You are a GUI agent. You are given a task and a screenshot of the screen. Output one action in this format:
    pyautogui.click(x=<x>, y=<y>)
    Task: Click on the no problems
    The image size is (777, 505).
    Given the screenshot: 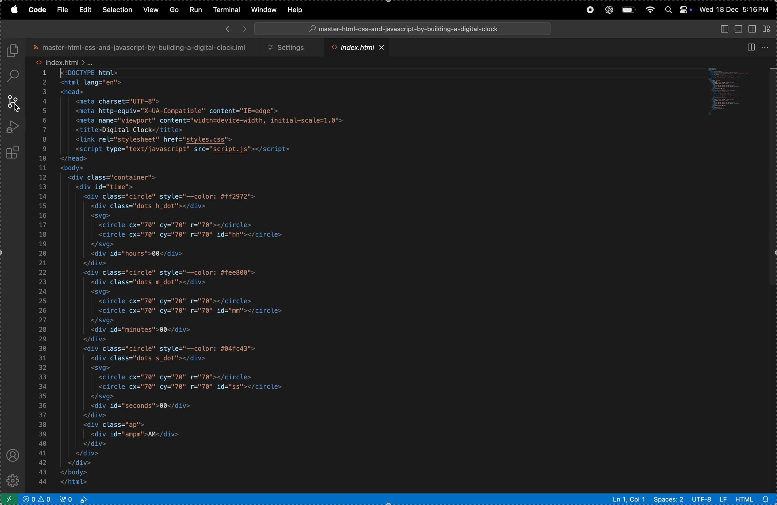 What is the action you would take?
    pyautogui.click(x=38, y=498)
    